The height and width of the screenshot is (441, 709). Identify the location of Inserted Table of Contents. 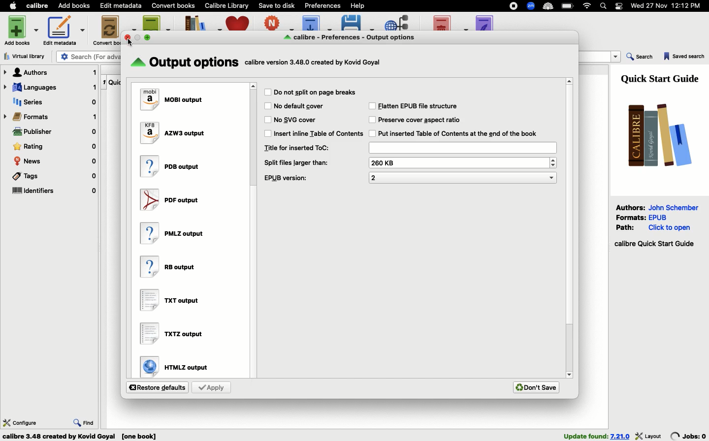
(459, 134).